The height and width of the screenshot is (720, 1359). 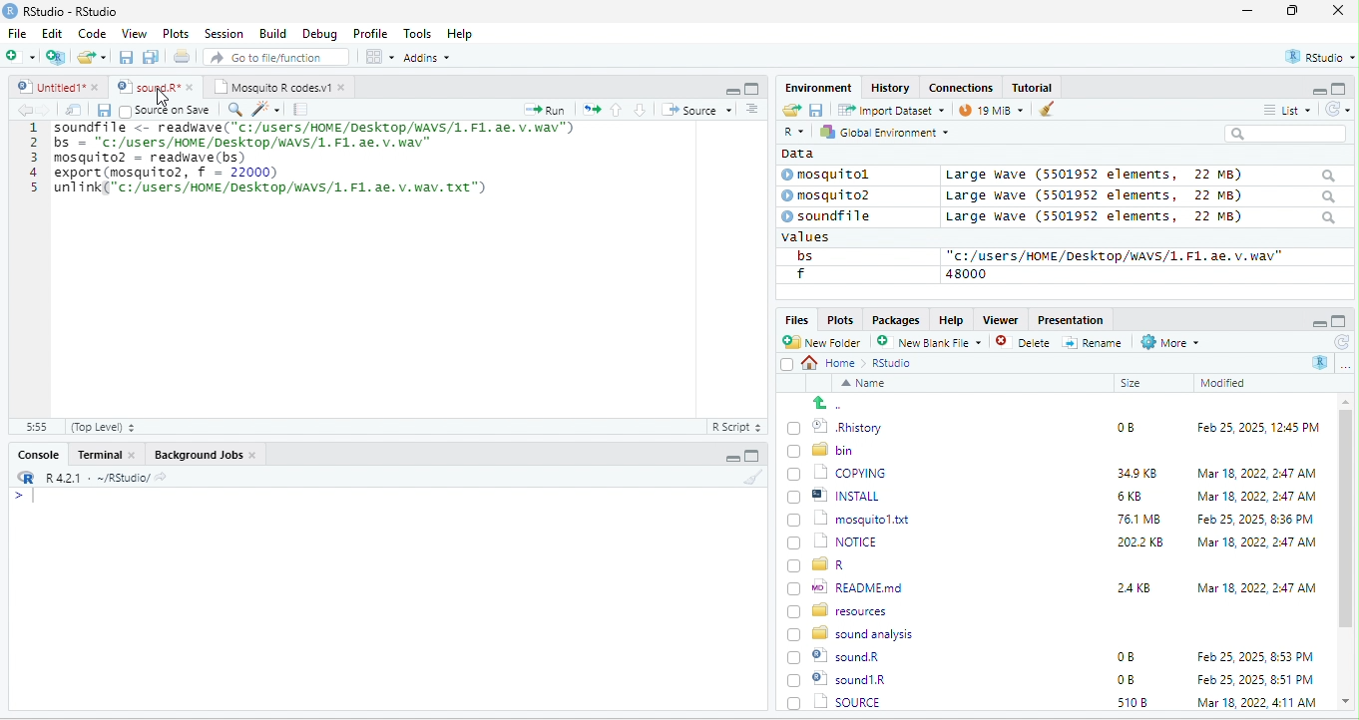 I want to click on minimize, so click(x=729, y=459).